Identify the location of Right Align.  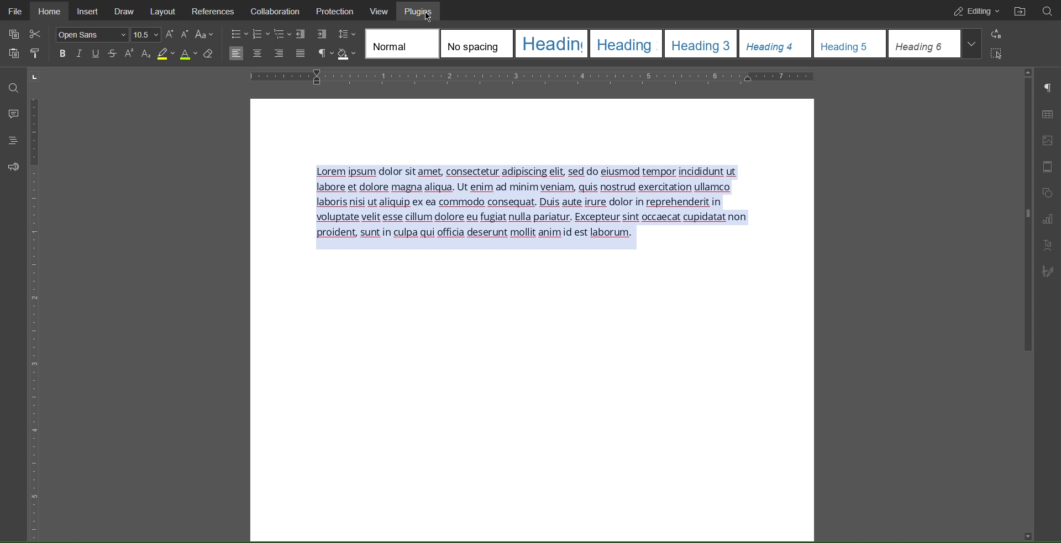
(279, 54).